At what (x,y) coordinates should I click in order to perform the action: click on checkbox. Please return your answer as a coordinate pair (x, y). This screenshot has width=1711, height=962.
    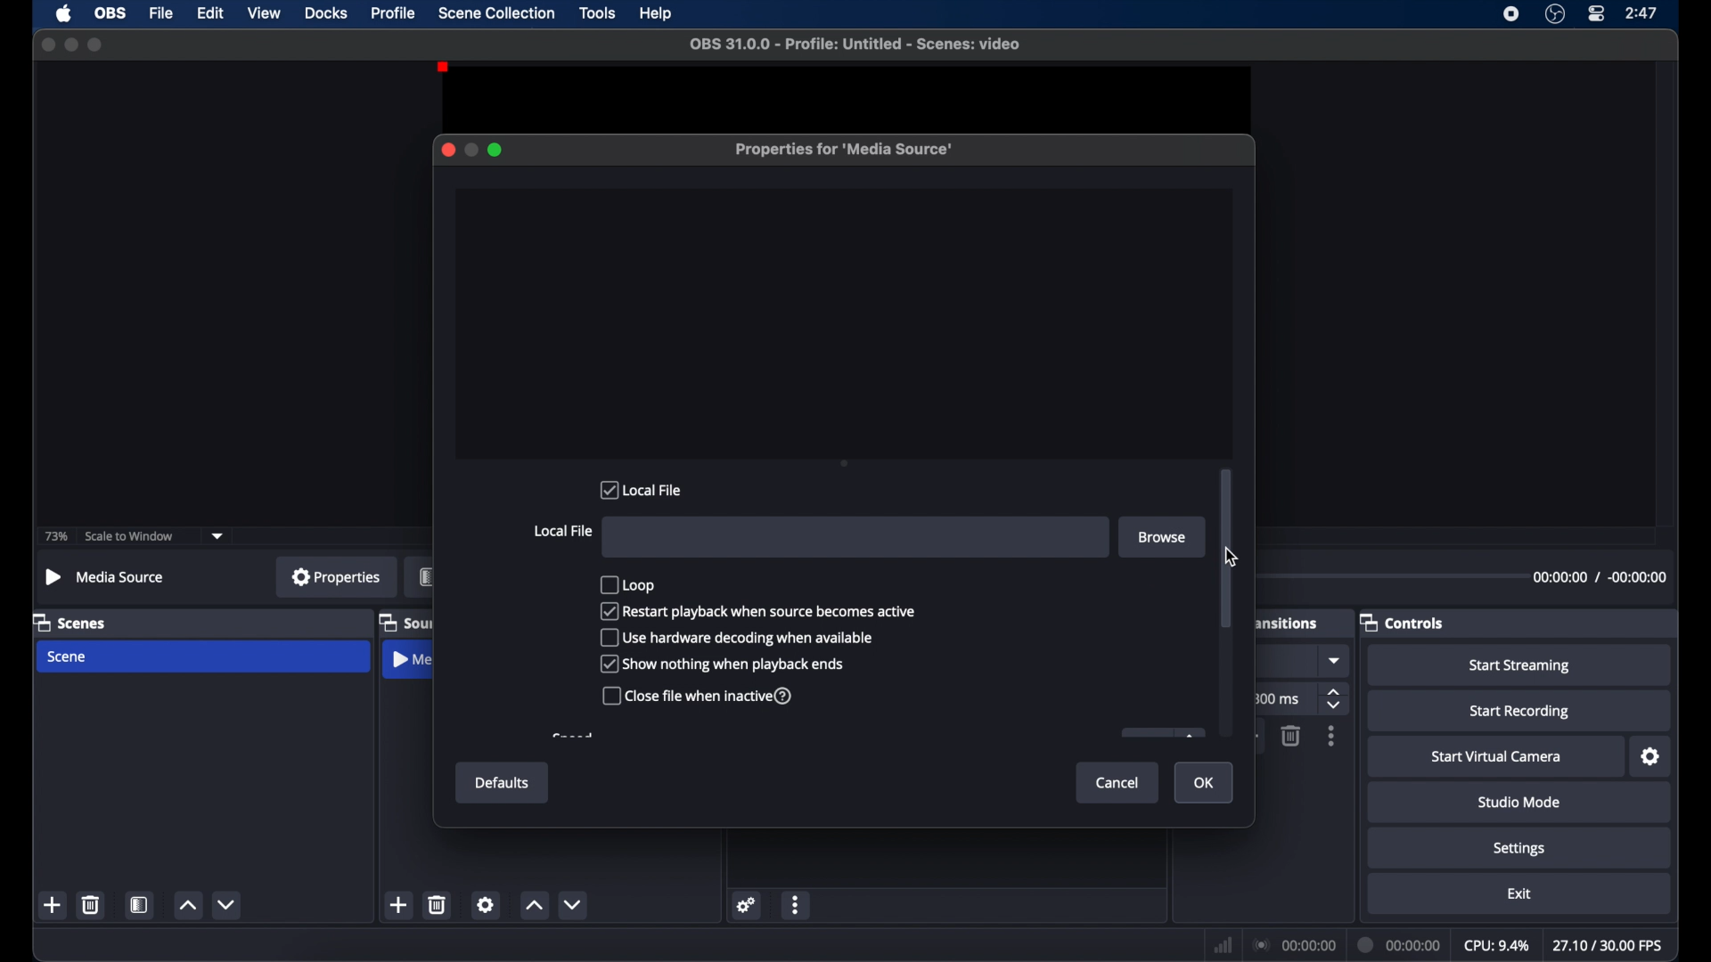
    Looking at the image, I should click on (757, 611).